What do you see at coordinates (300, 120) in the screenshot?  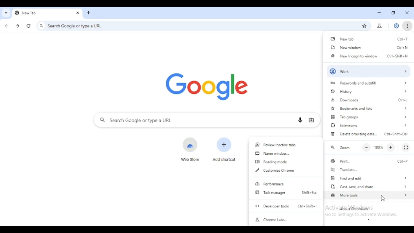 I see `search by voice` at bounding box center [300, 120].